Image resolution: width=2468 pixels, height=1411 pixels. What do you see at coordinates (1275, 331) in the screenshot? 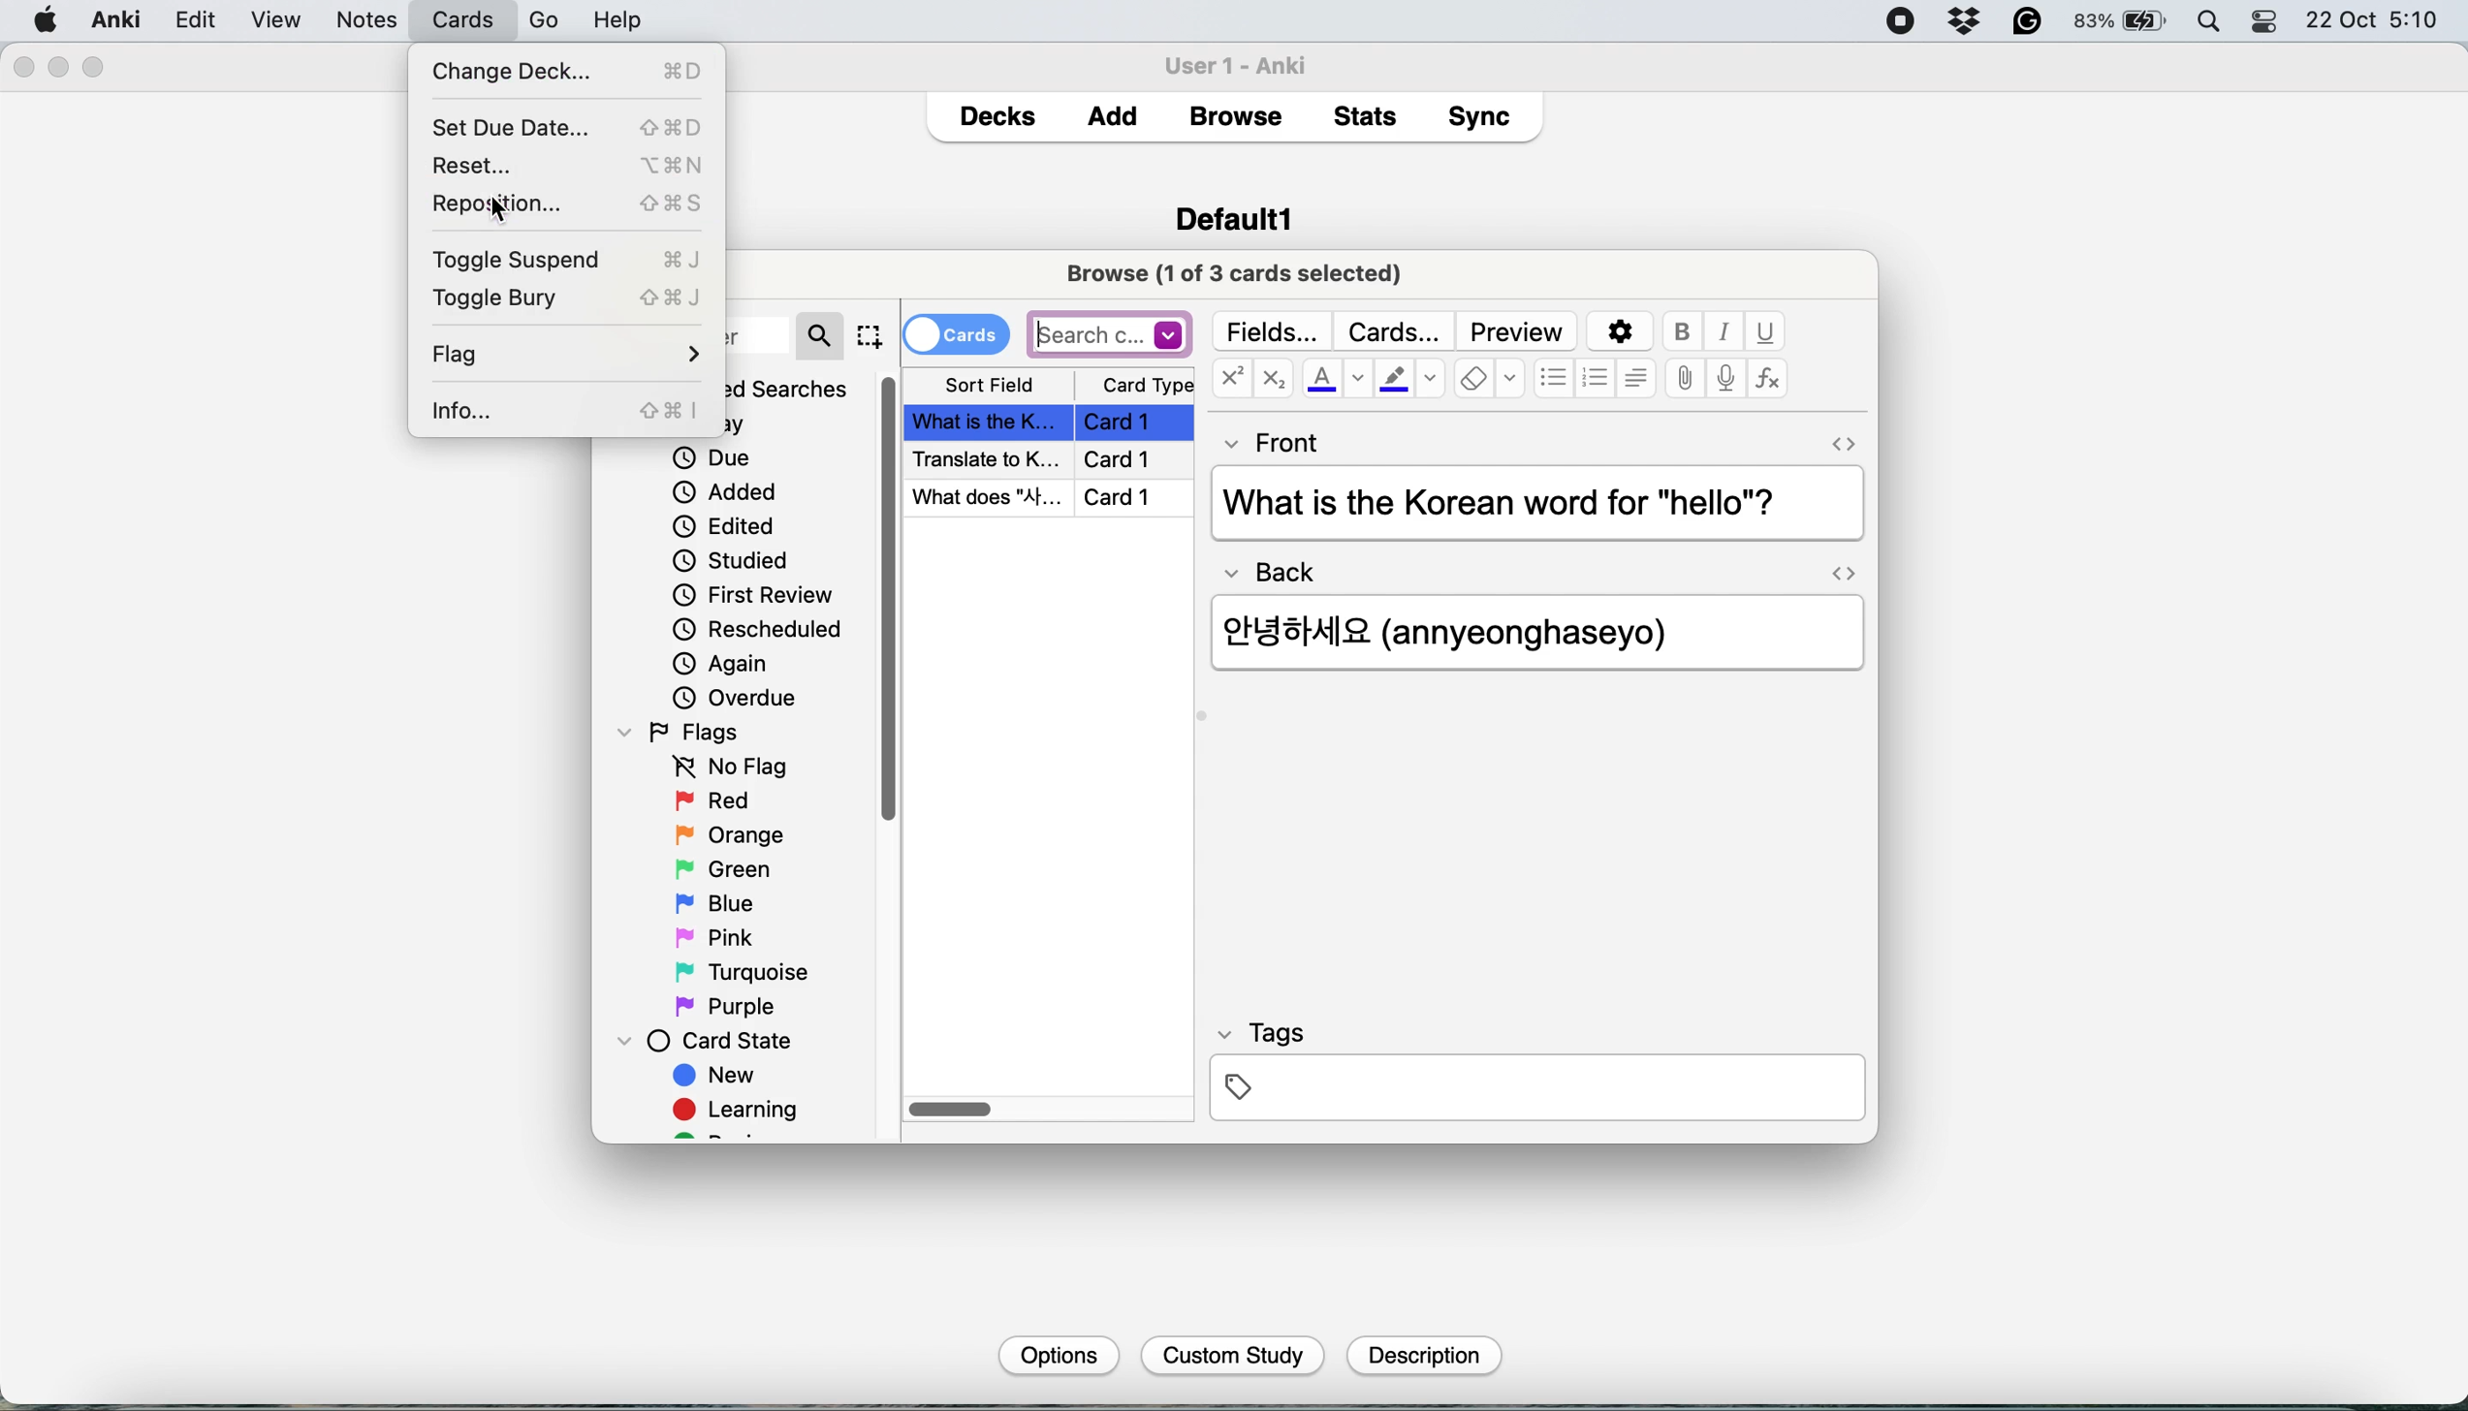
I see `fields` at bounding box center [1275, 331].